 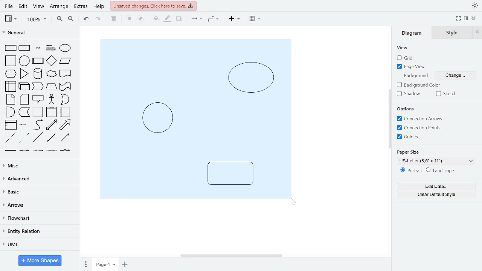 I want to click on redo, so click(x=98, y=20).